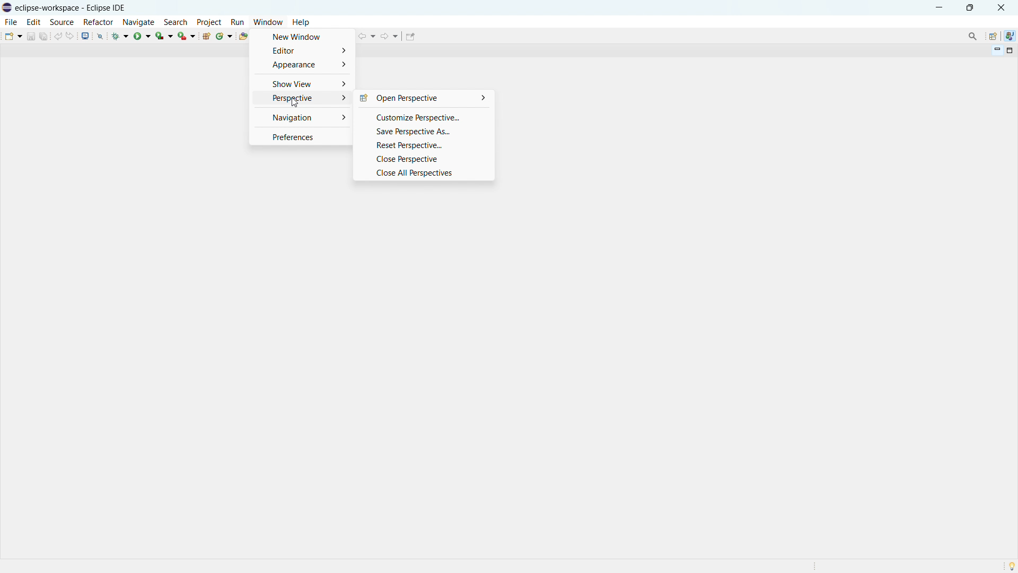 The height and width of the screenshot is (573, 1018). I want to click on skip all breakopoints, so click(100, 36).